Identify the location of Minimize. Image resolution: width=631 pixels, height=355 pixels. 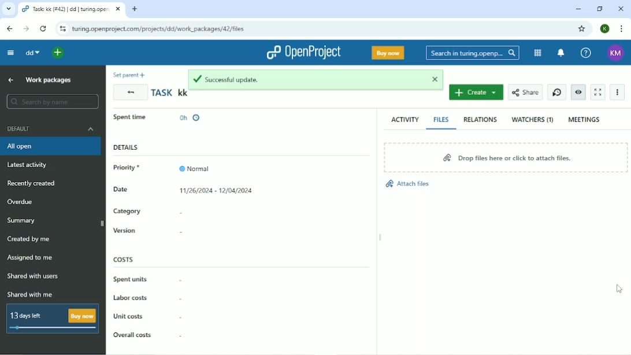
(576, 9).